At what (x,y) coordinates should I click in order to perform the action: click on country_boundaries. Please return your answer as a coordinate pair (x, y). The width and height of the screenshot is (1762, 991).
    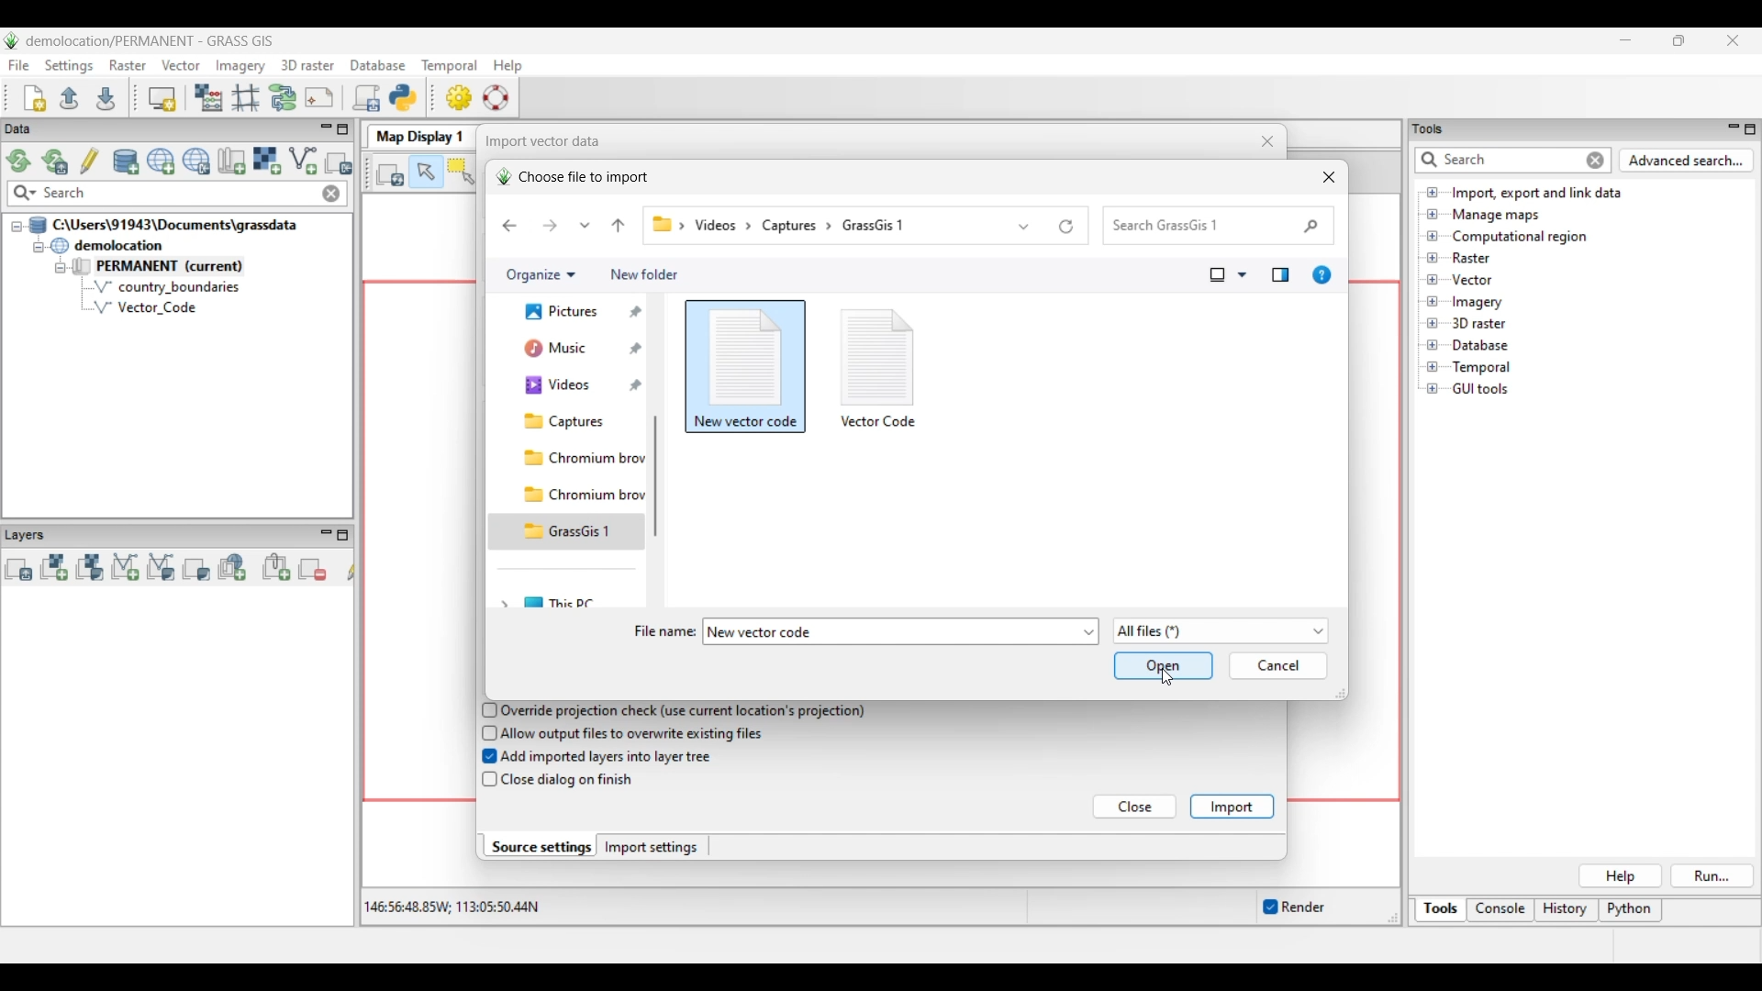
    Looking at the image, I should click on (167, 286).